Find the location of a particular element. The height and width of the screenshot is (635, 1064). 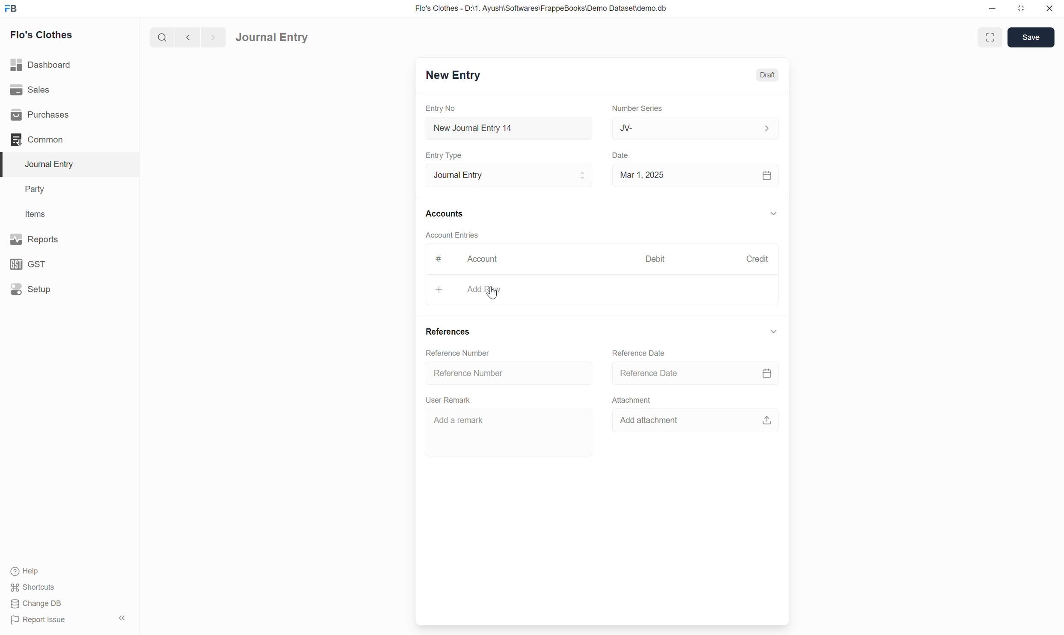

Journal Entry is located at coordinates (509, 175).